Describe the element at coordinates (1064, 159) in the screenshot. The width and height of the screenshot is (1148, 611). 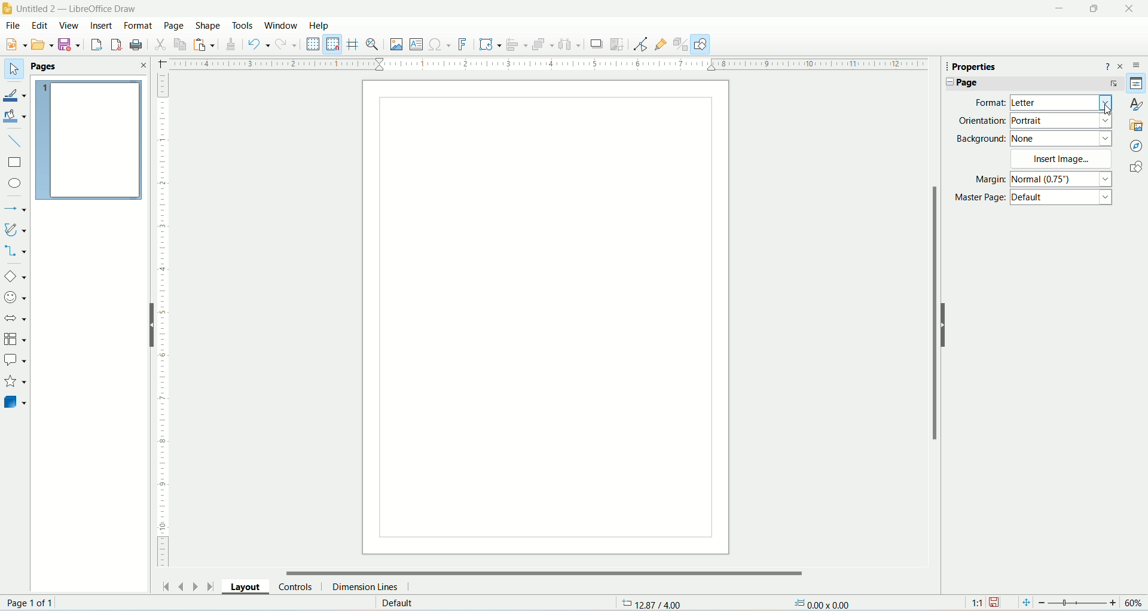
I see `insert image` at that location.